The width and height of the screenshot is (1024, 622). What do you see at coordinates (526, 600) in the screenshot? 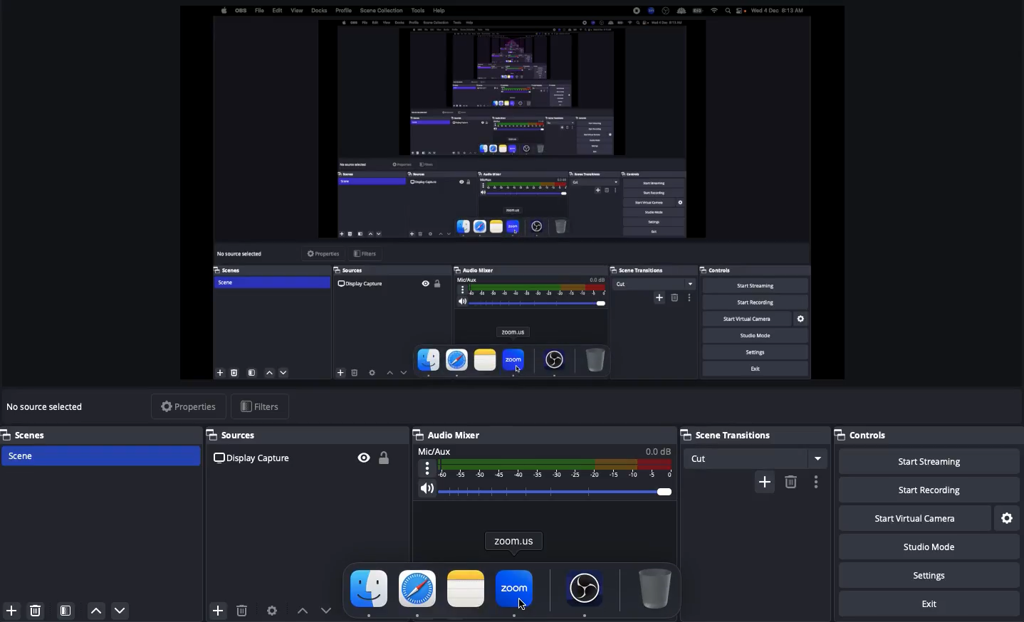
I see `cursor` at bounding box center [526, 600].